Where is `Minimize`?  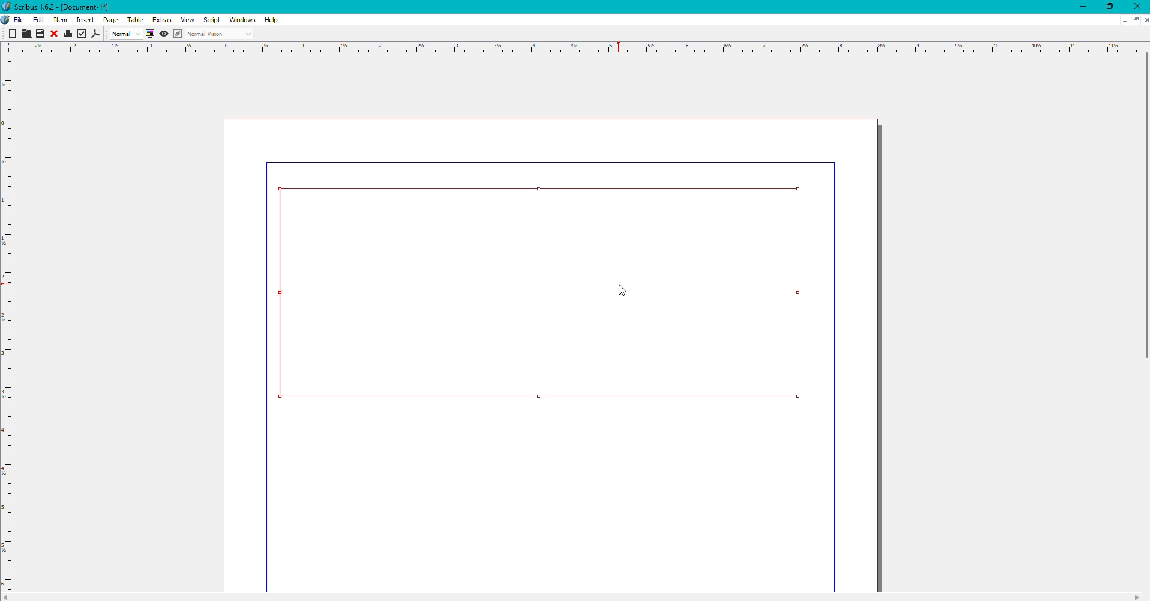 Minimize is located at coordinates (1079, 7).